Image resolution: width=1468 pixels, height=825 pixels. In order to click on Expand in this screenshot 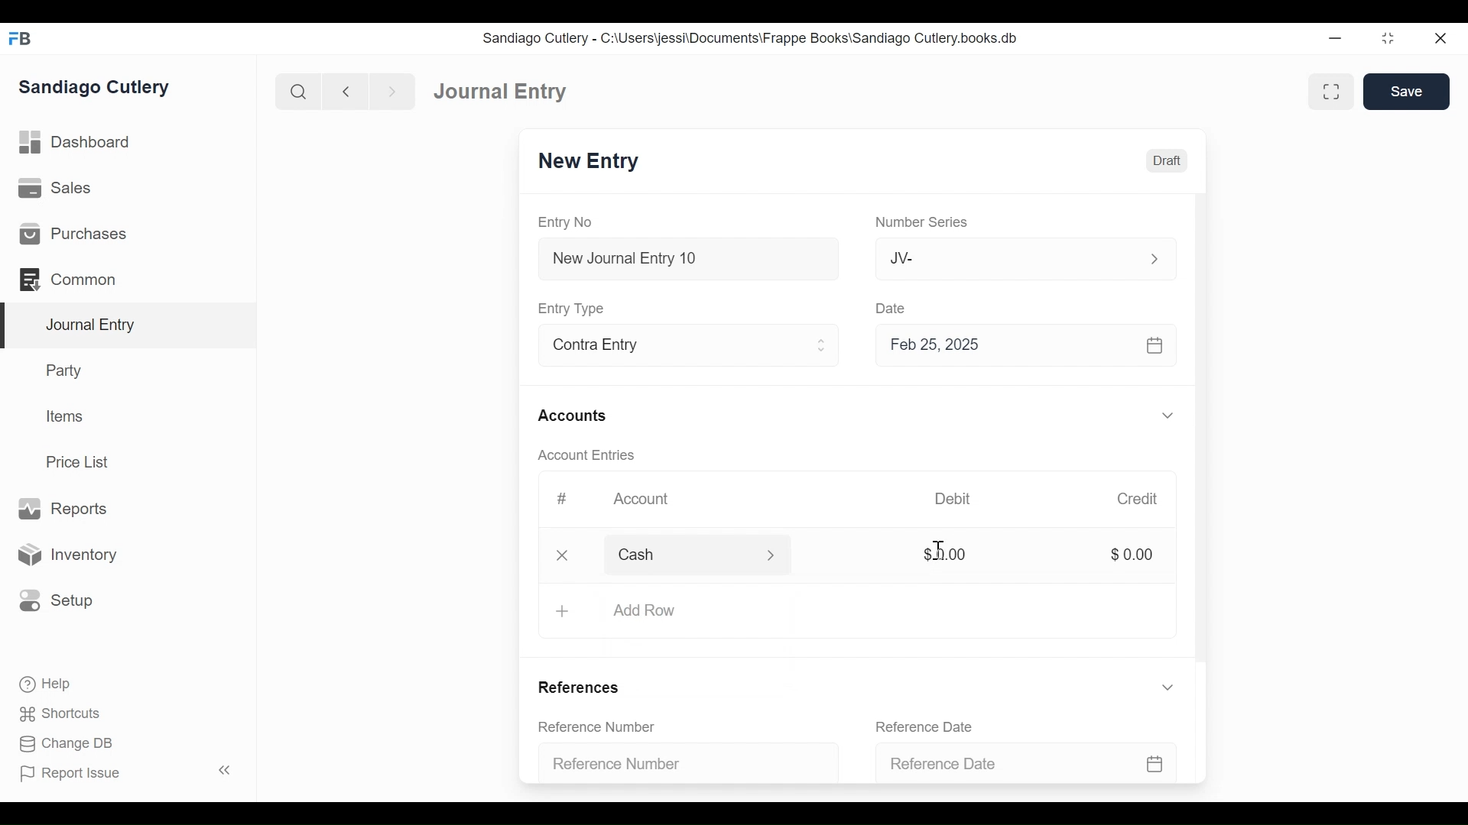, I will do `click(780, 556)`.